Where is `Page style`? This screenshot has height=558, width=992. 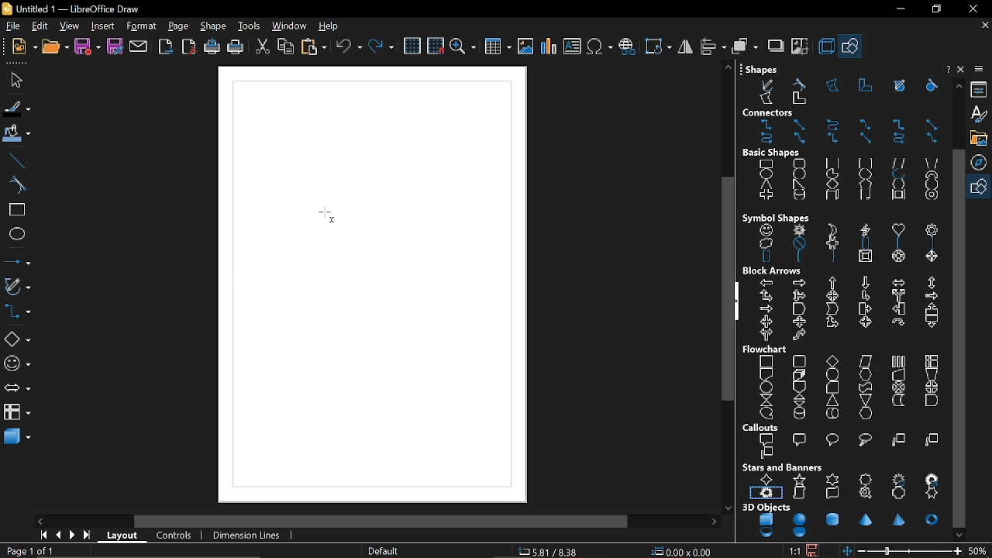 Page style is located at coordinates (384, 550).